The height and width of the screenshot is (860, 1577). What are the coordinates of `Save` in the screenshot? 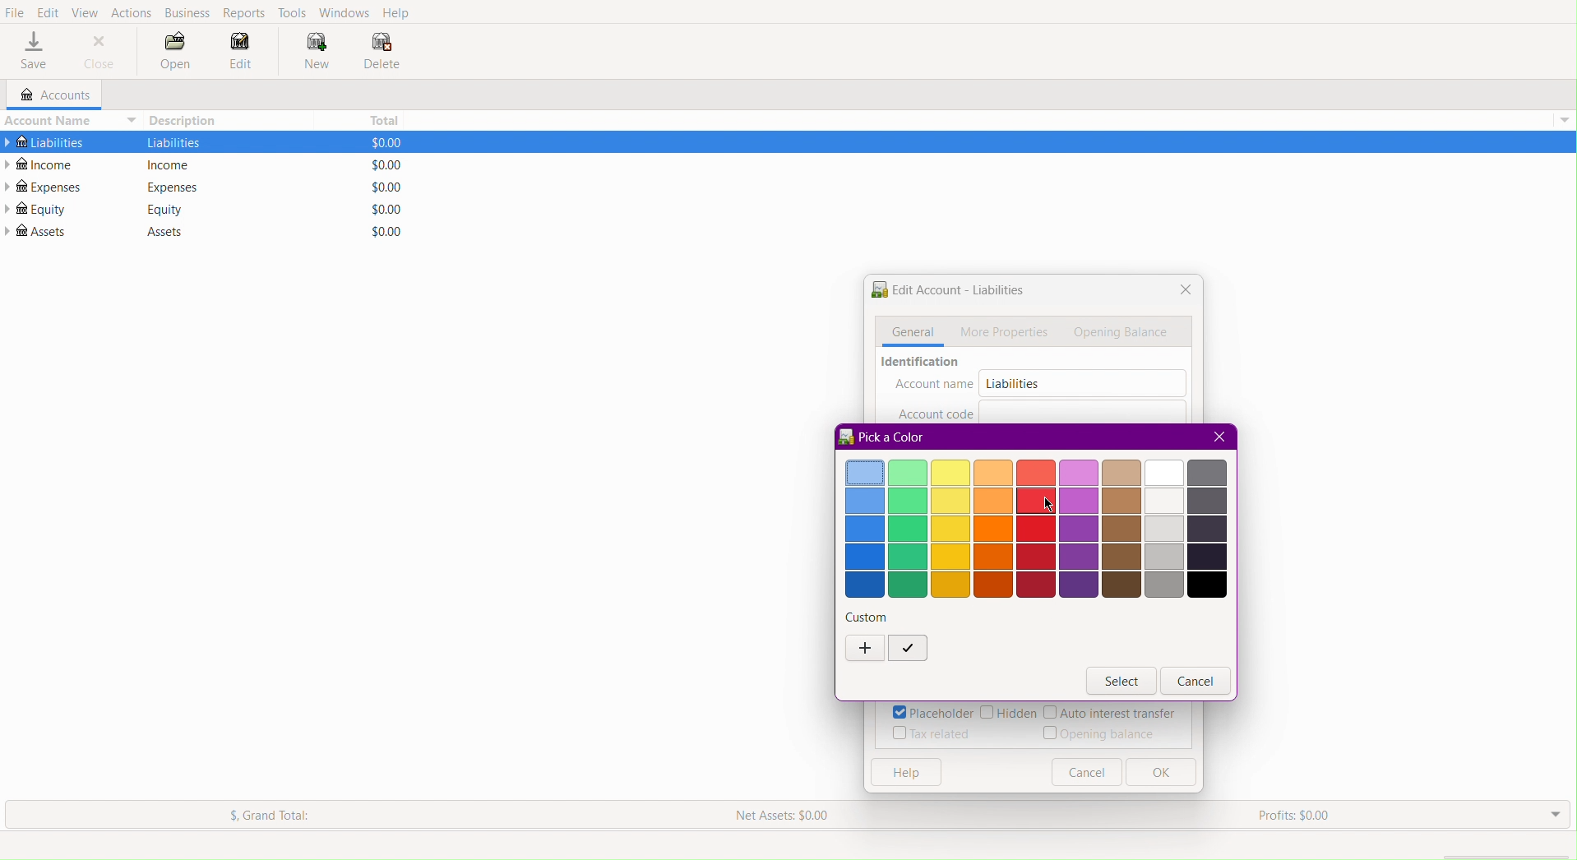 It's located at (34, 52).